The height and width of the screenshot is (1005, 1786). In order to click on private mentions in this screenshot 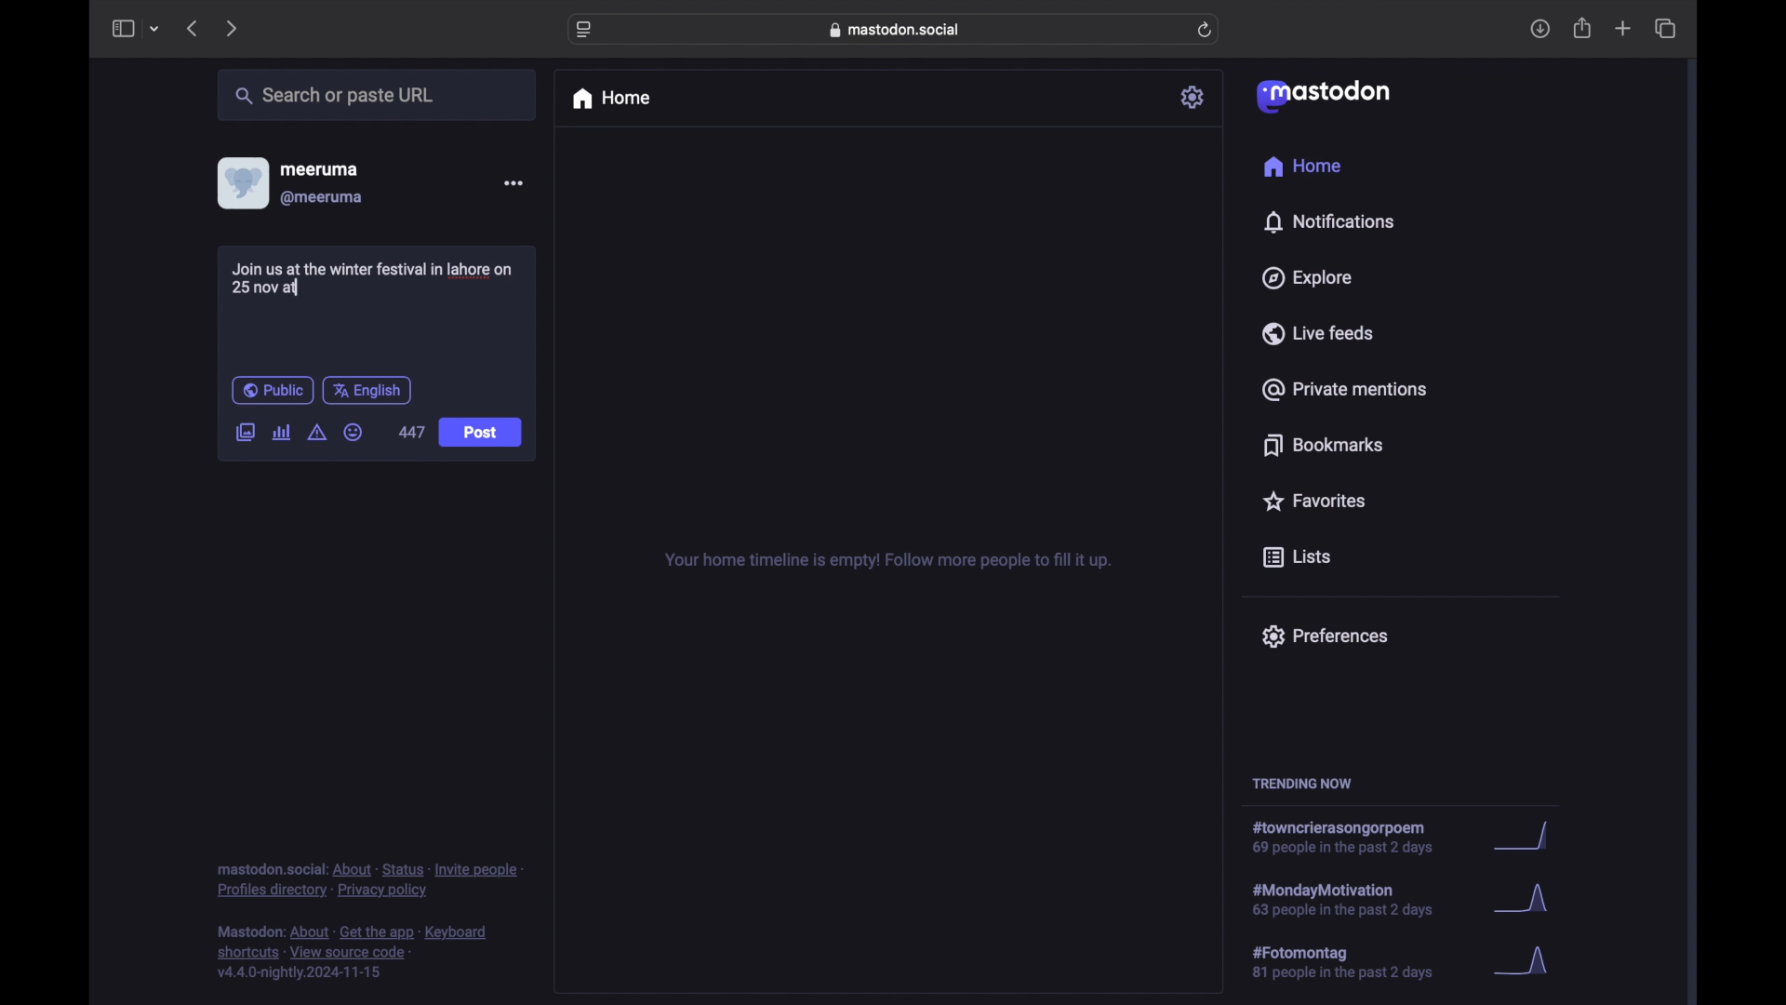, I will do `click(1345, 389)`.